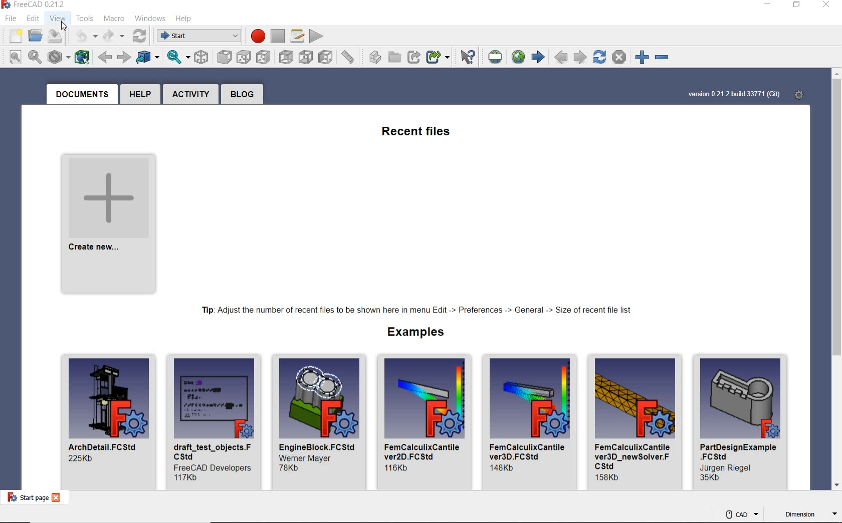 This screenshot has height=523, width=842. Describe the element at coordinates (109, 225) in the screenshot. I see `create new` at that location.